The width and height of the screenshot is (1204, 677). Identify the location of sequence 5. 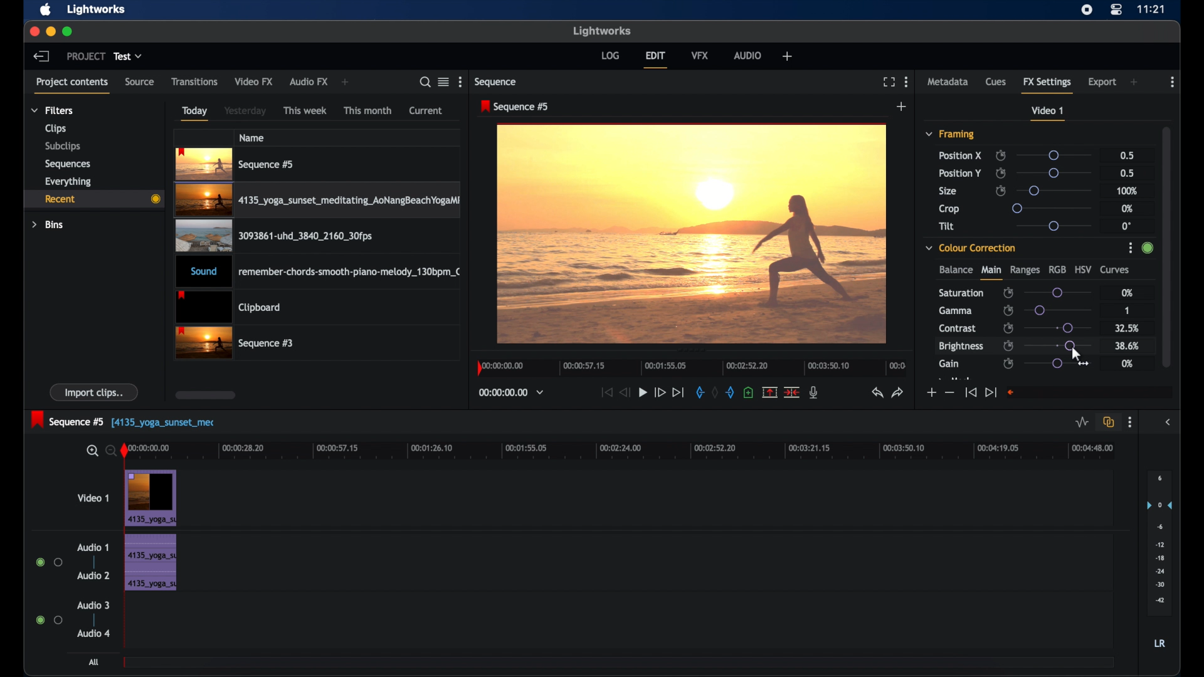
(123, 421).